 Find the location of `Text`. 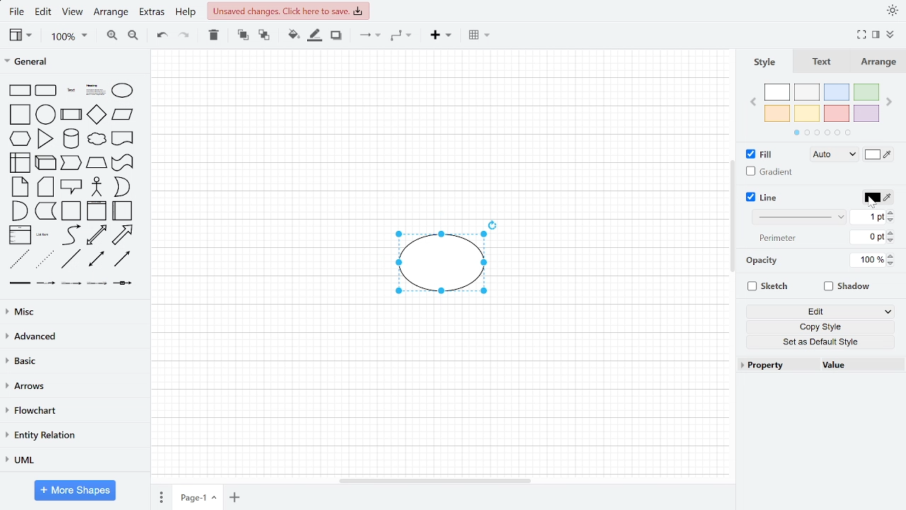

Text is located at coordinates (822, 62).